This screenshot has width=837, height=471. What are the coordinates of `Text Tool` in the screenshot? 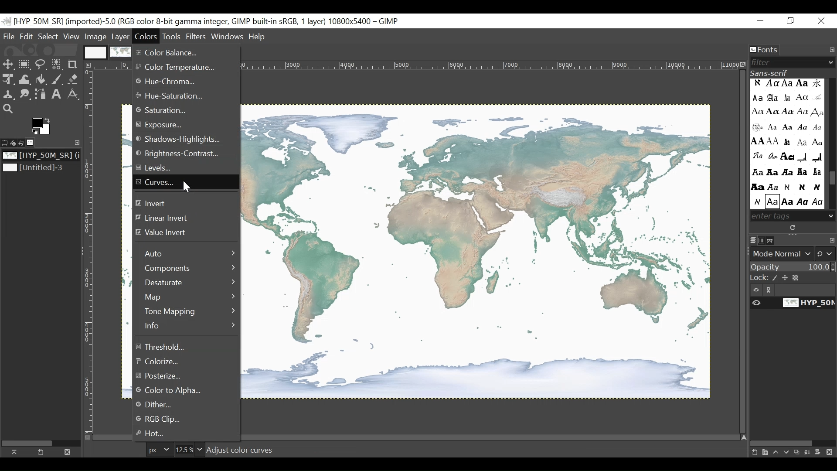 It's located at (57, 95).